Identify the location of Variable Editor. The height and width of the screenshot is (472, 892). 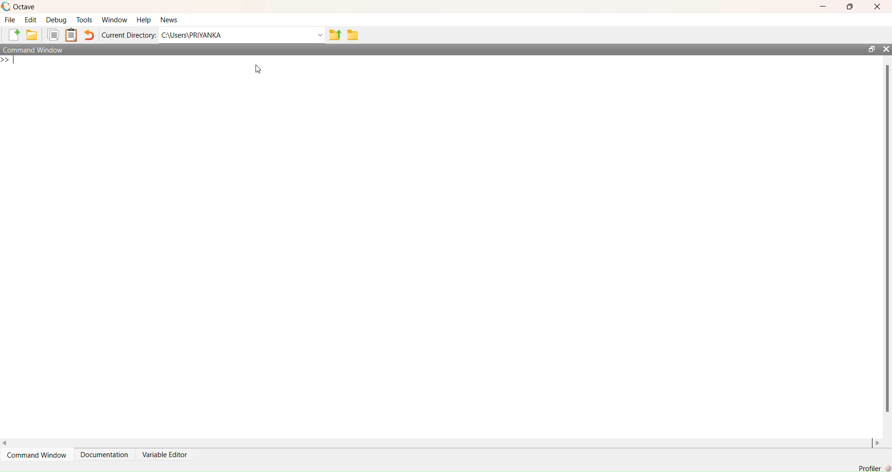
(164, 455).